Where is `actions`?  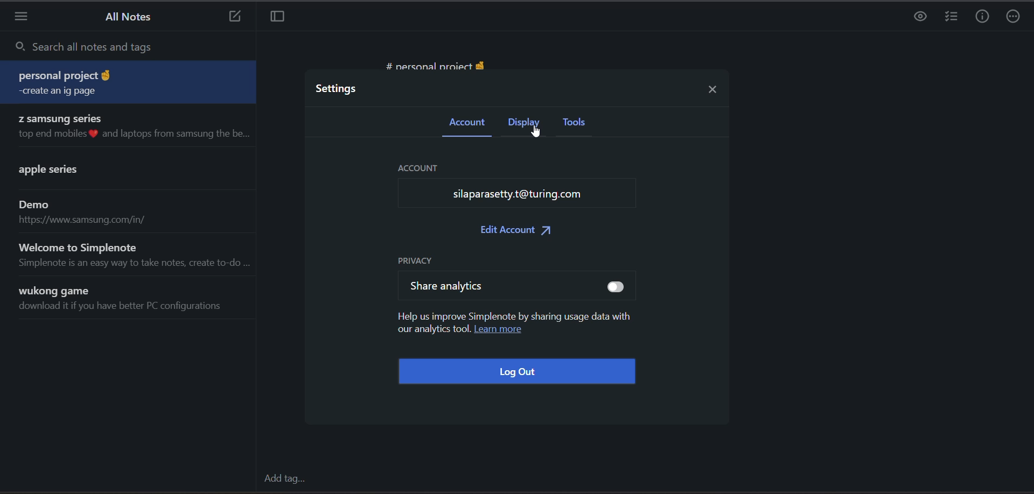
actions is located at coordinates (1014, 18).